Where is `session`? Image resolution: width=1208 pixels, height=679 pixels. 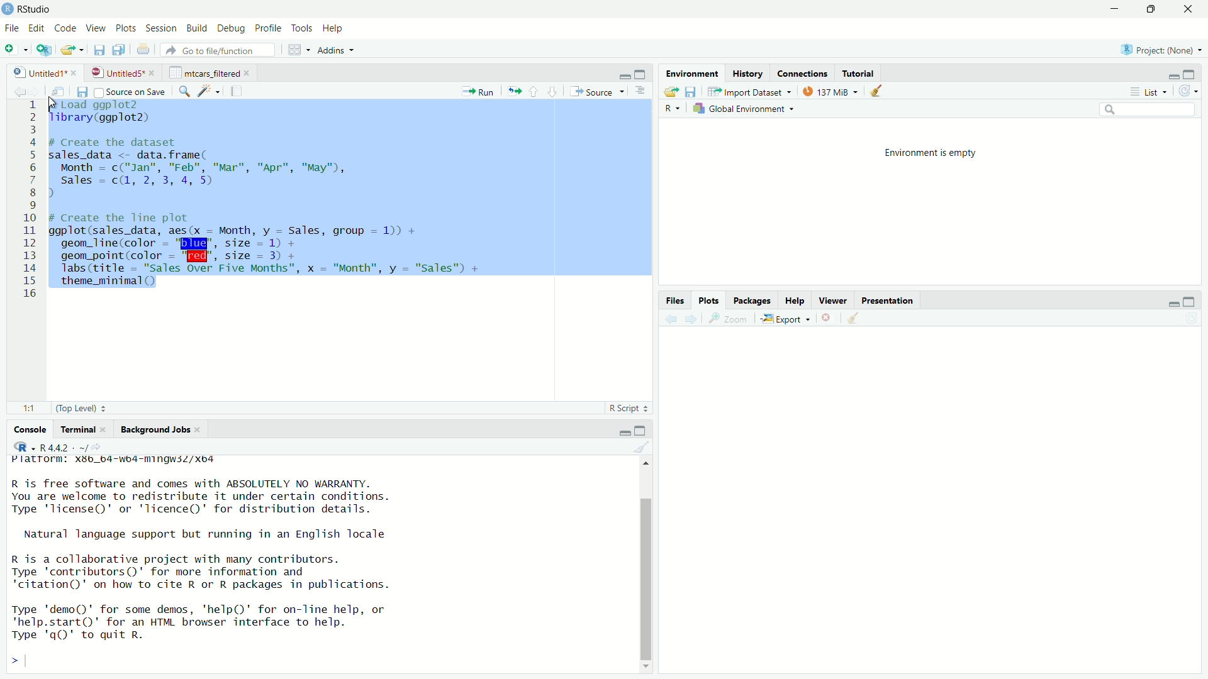
session is located at coordinates (162, 29).